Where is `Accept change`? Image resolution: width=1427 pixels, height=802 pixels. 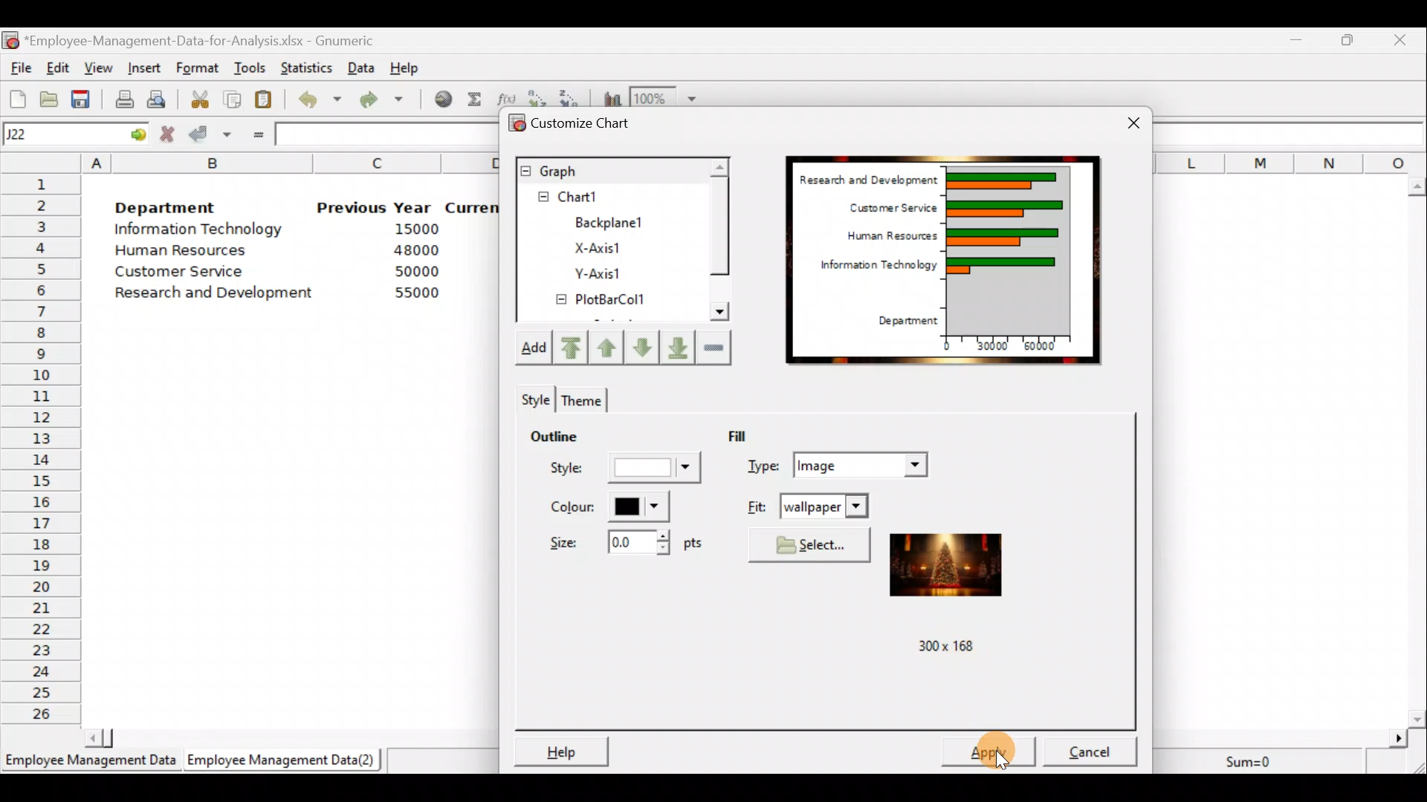
Accept change is located at coordinates (210, 136).